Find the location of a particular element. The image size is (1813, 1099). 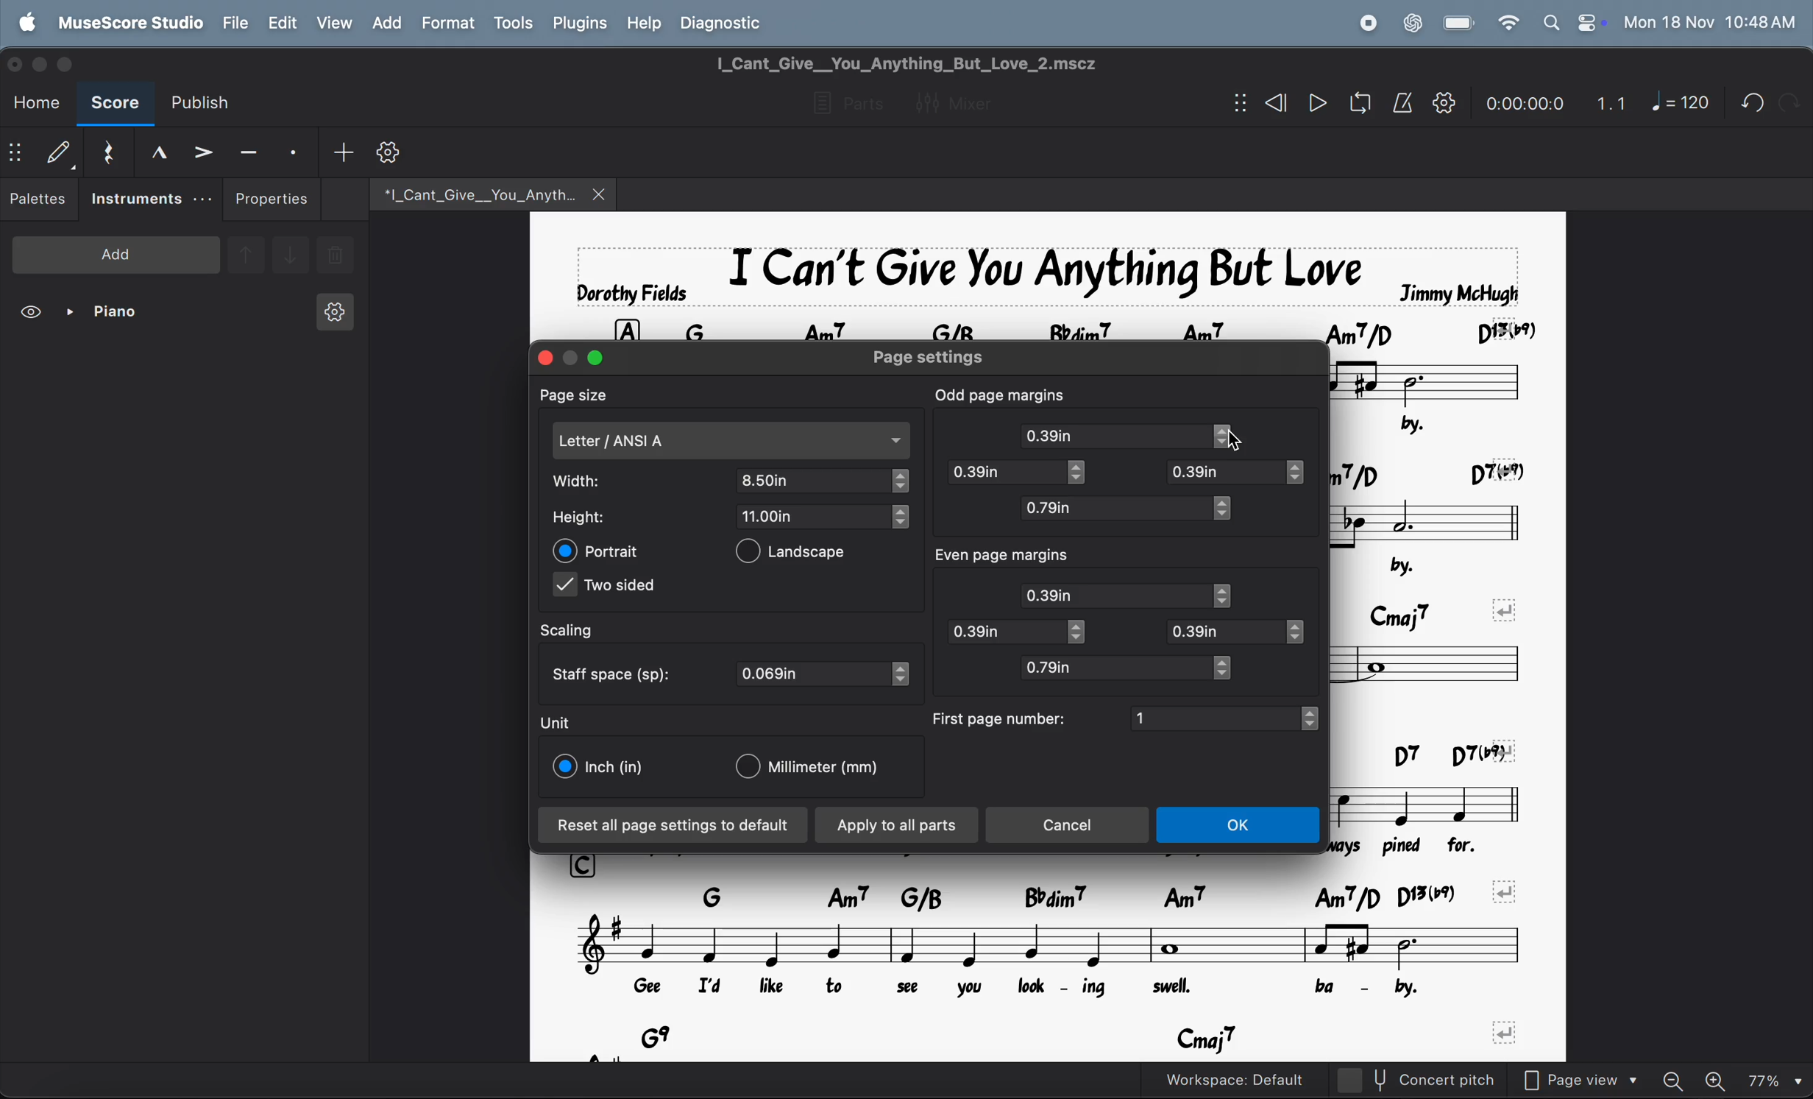

publish is located at coordinates (207, 103).